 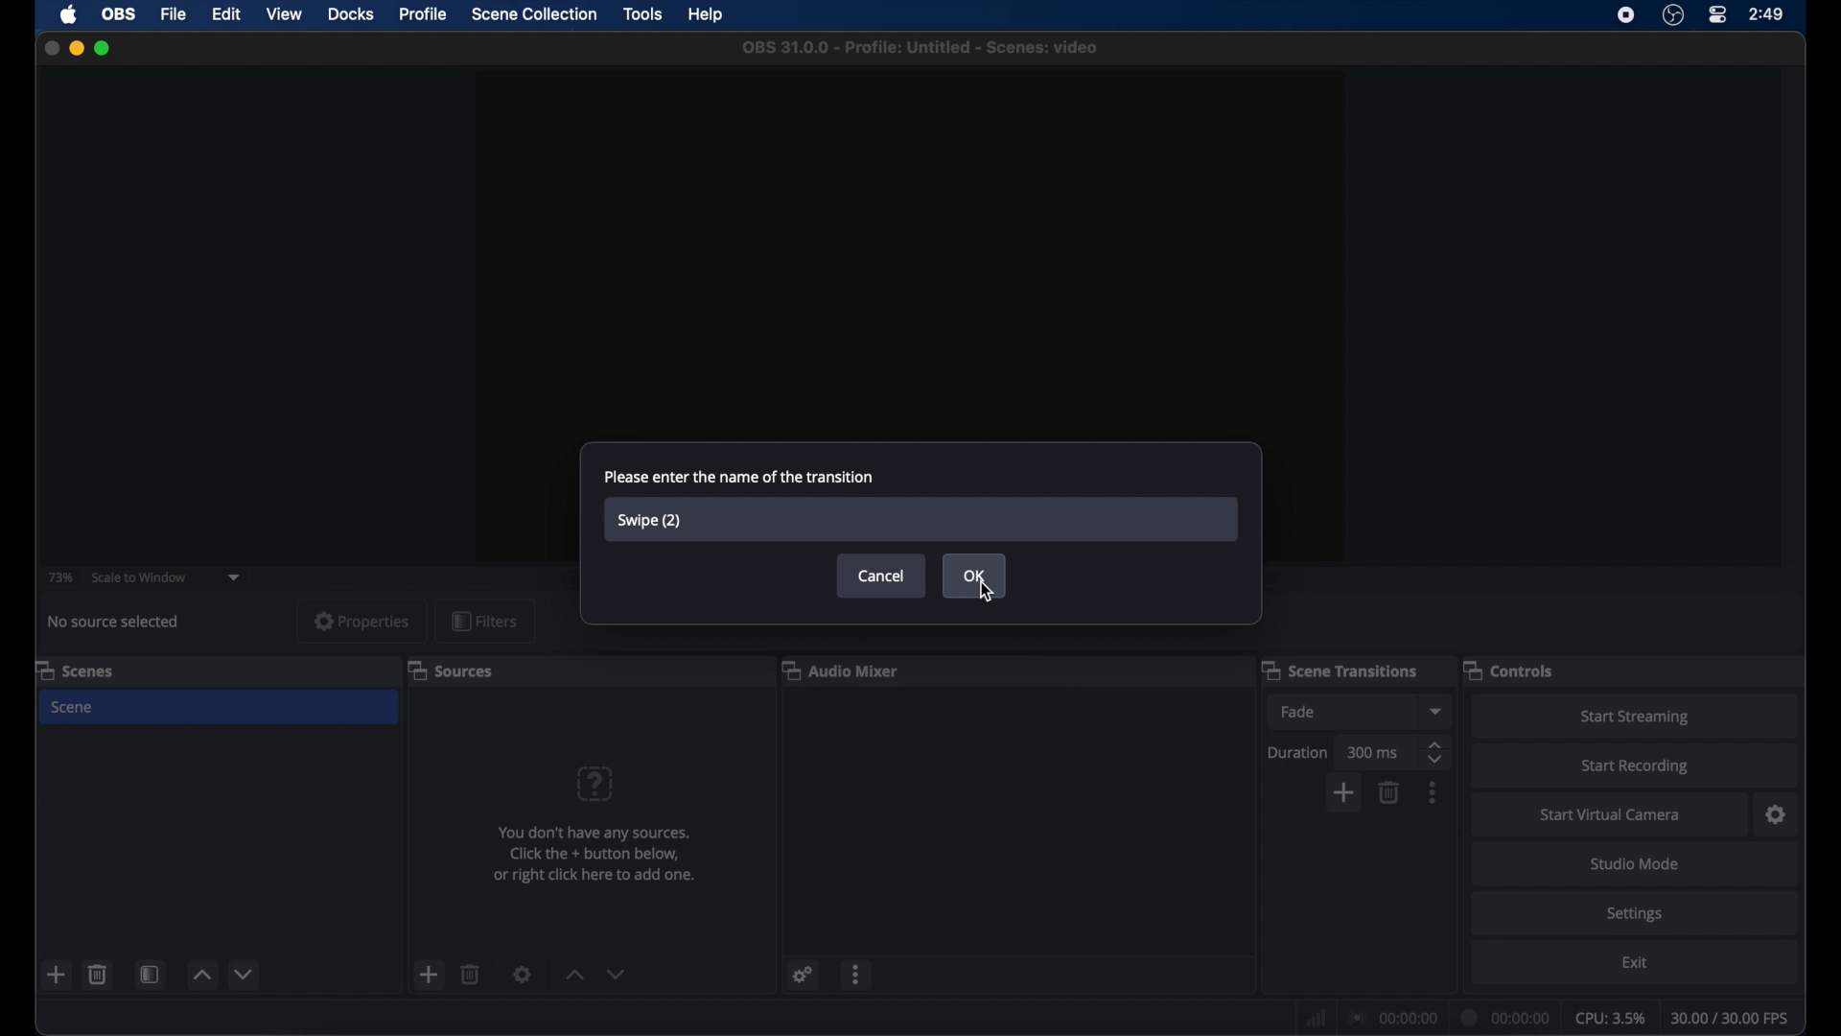 I want to click on view, so click(x=284, y=12).